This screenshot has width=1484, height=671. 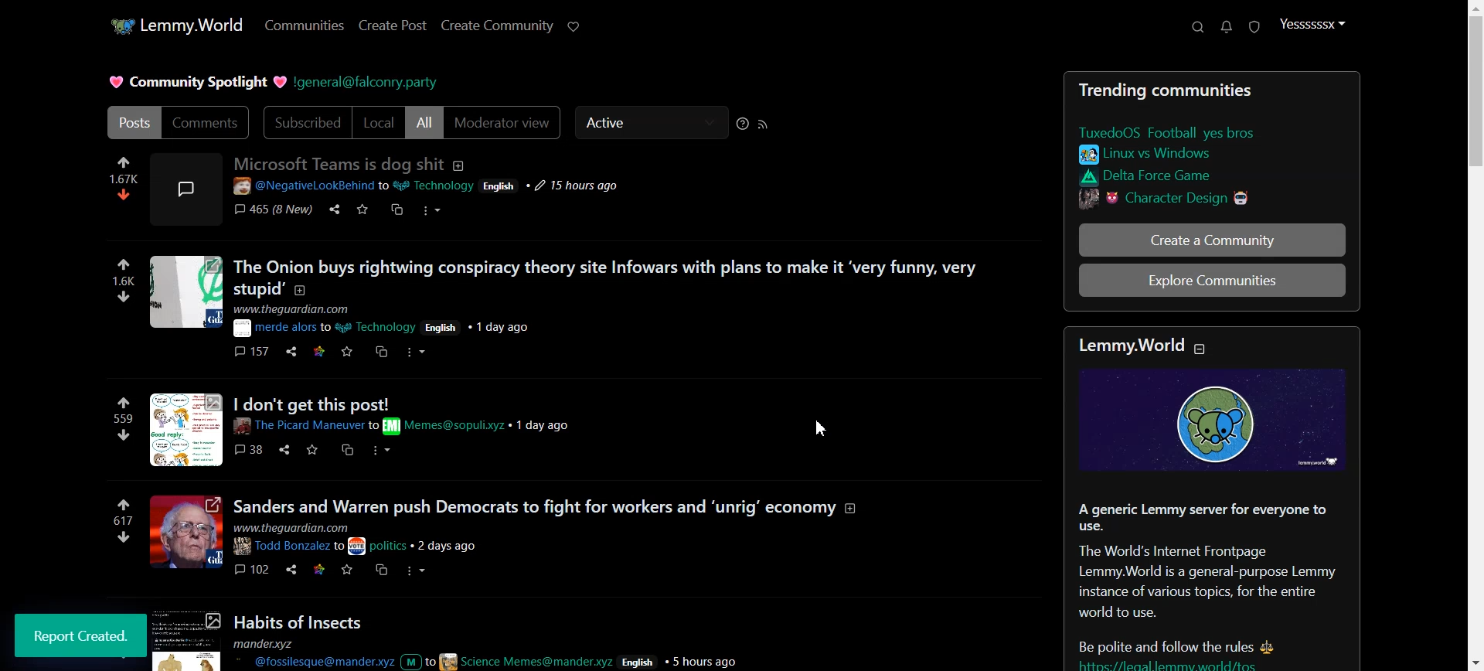 I want to click on cs, so click(x=383, y=353).